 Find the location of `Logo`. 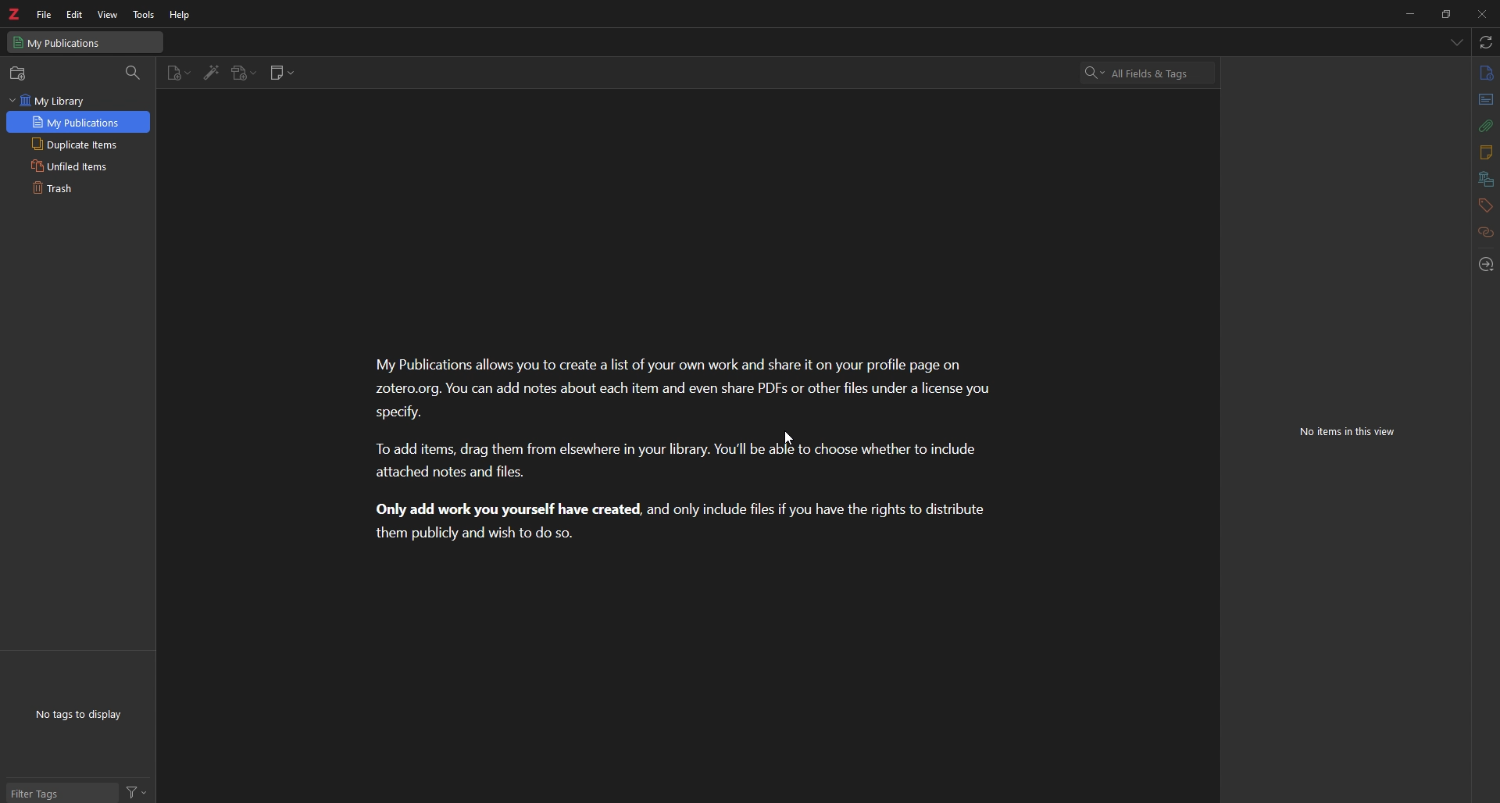

Logo is located at coordinates (17, 15).